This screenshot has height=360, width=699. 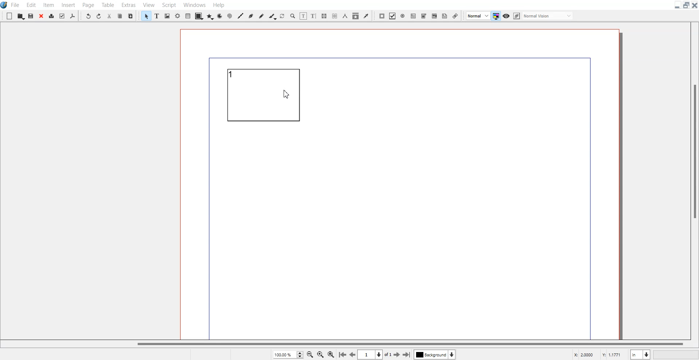 What do you see at coordinates (229, 16) in the screenshot?
I see `Spiral` at bounding box center [229, 16].